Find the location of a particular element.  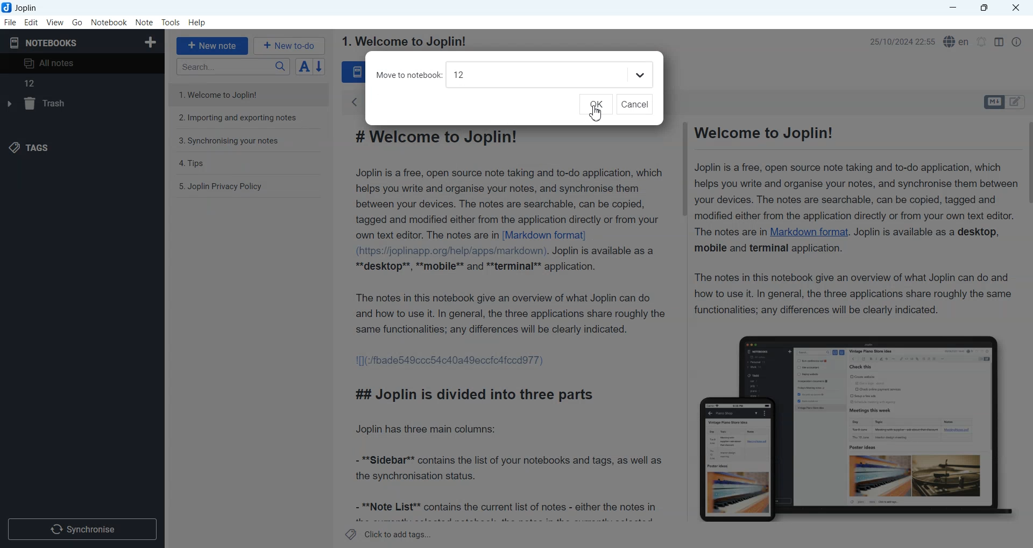

Note is located at coordinates (144, 23).